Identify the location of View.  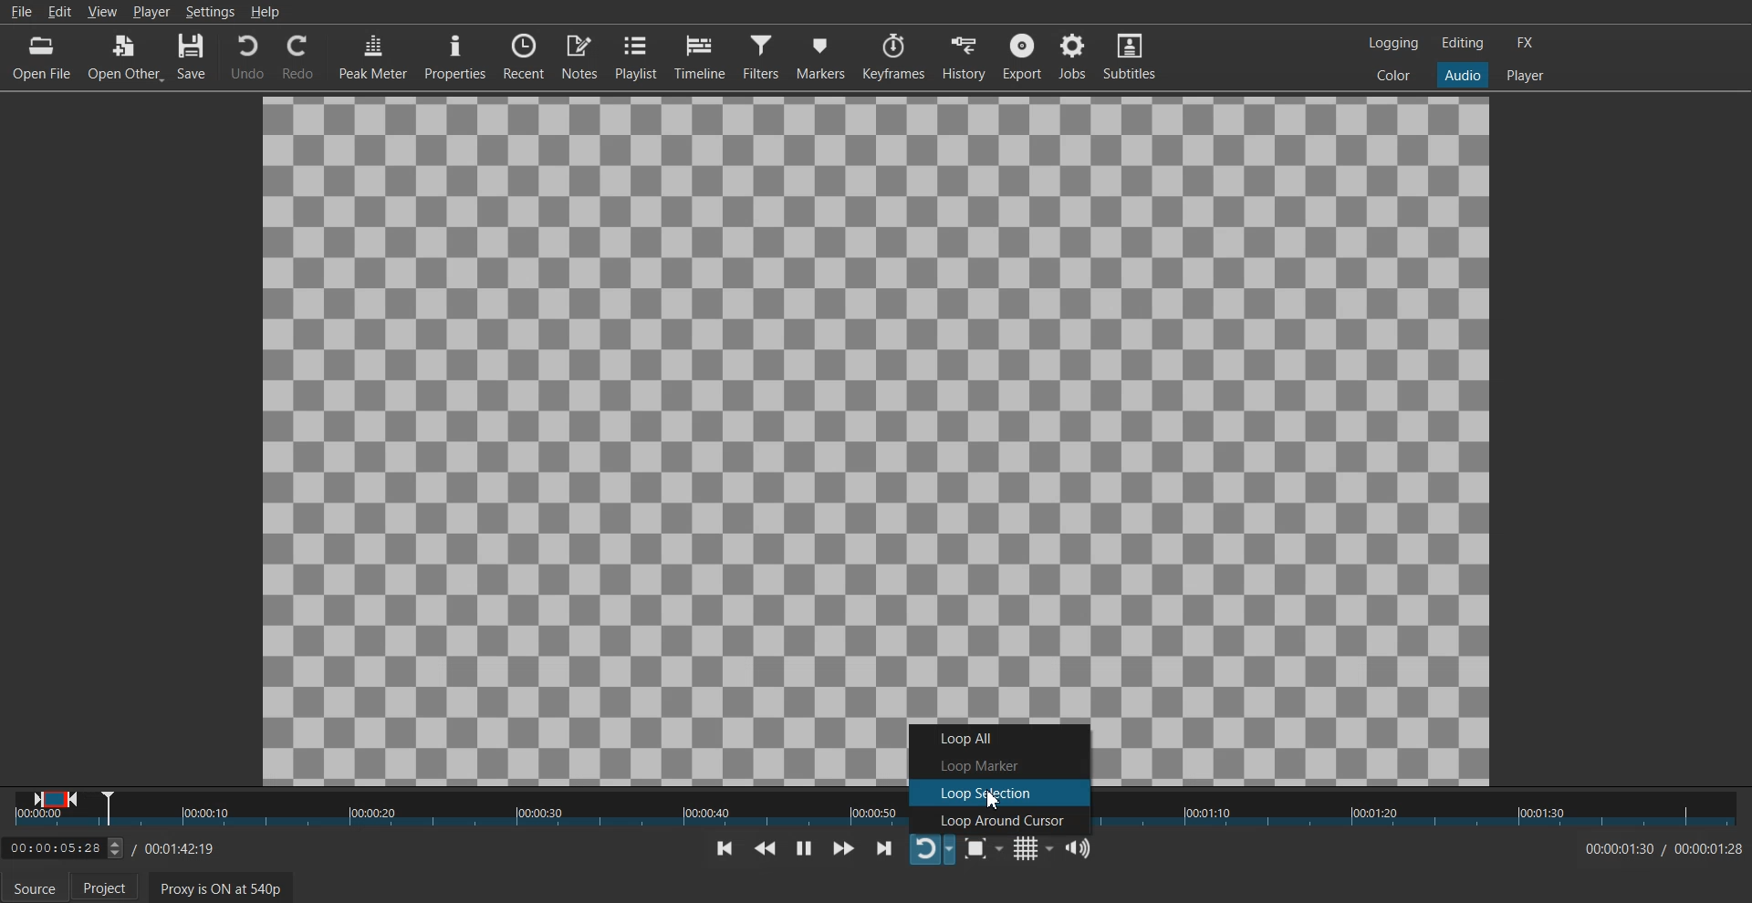
(102, 11).